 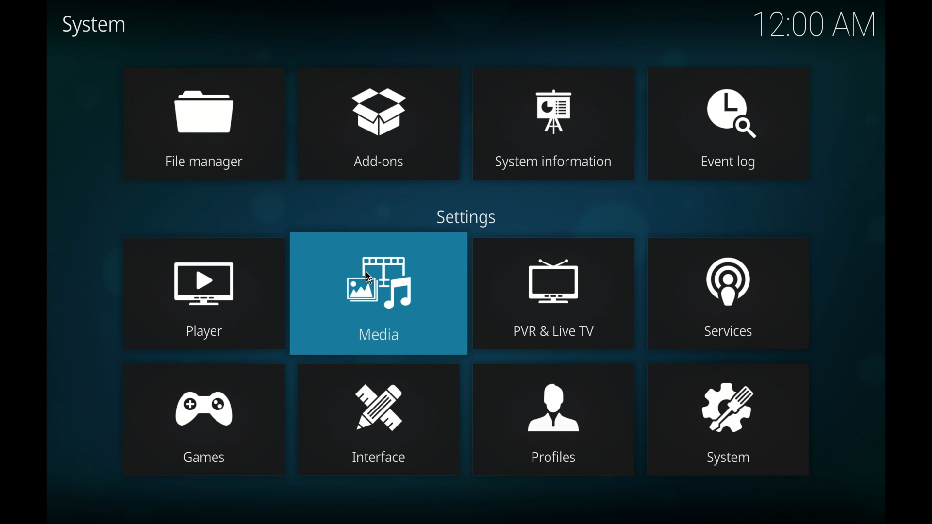 What do you see at coordinates (816, 24) in the screenshot?
I see `12.00 am` at bounding box center [816, 24].